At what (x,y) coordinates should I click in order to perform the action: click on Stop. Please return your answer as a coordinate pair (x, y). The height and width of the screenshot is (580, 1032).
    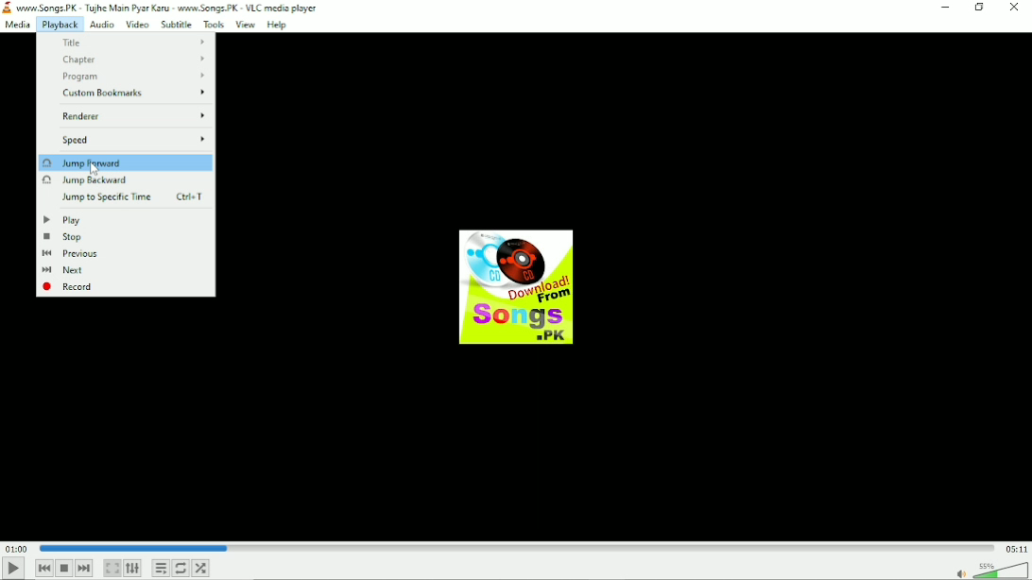
    Looking at the image, I should click on (61, 238).